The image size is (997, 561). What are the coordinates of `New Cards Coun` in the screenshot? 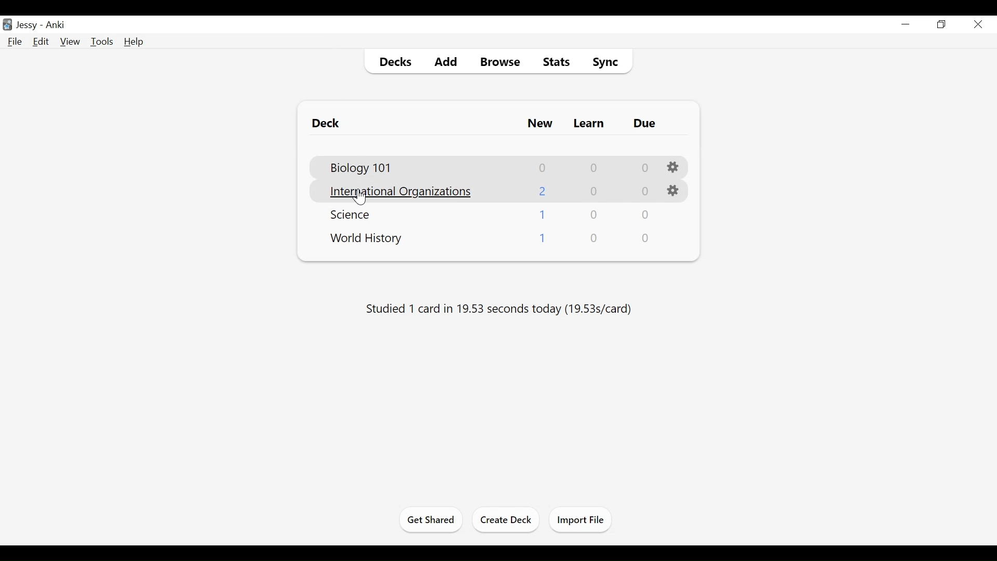 It's located at (543, 215).